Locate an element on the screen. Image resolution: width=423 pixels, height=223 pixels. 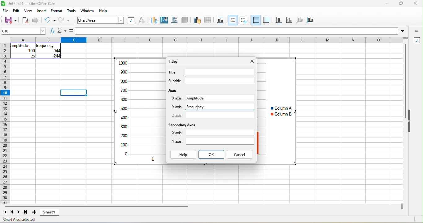
last sheet is located at coordinates (26, 212).